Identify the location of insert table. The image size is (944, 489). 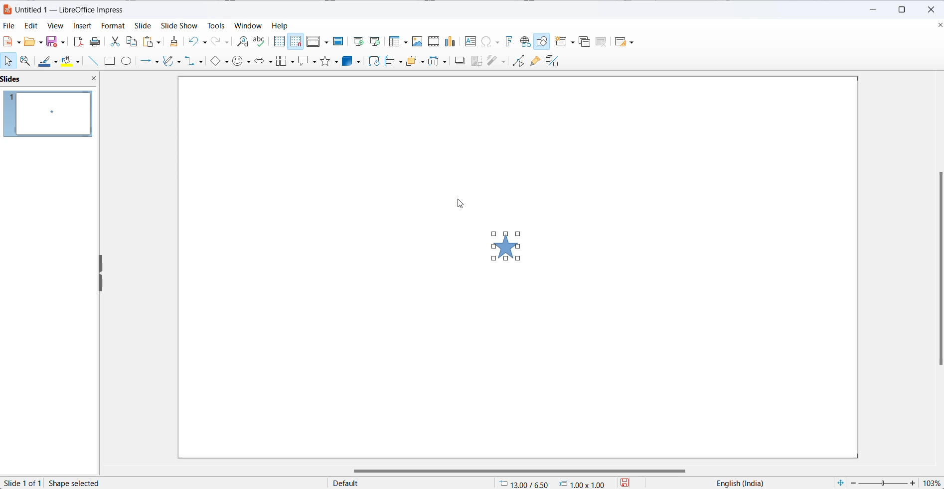
(397, 42).